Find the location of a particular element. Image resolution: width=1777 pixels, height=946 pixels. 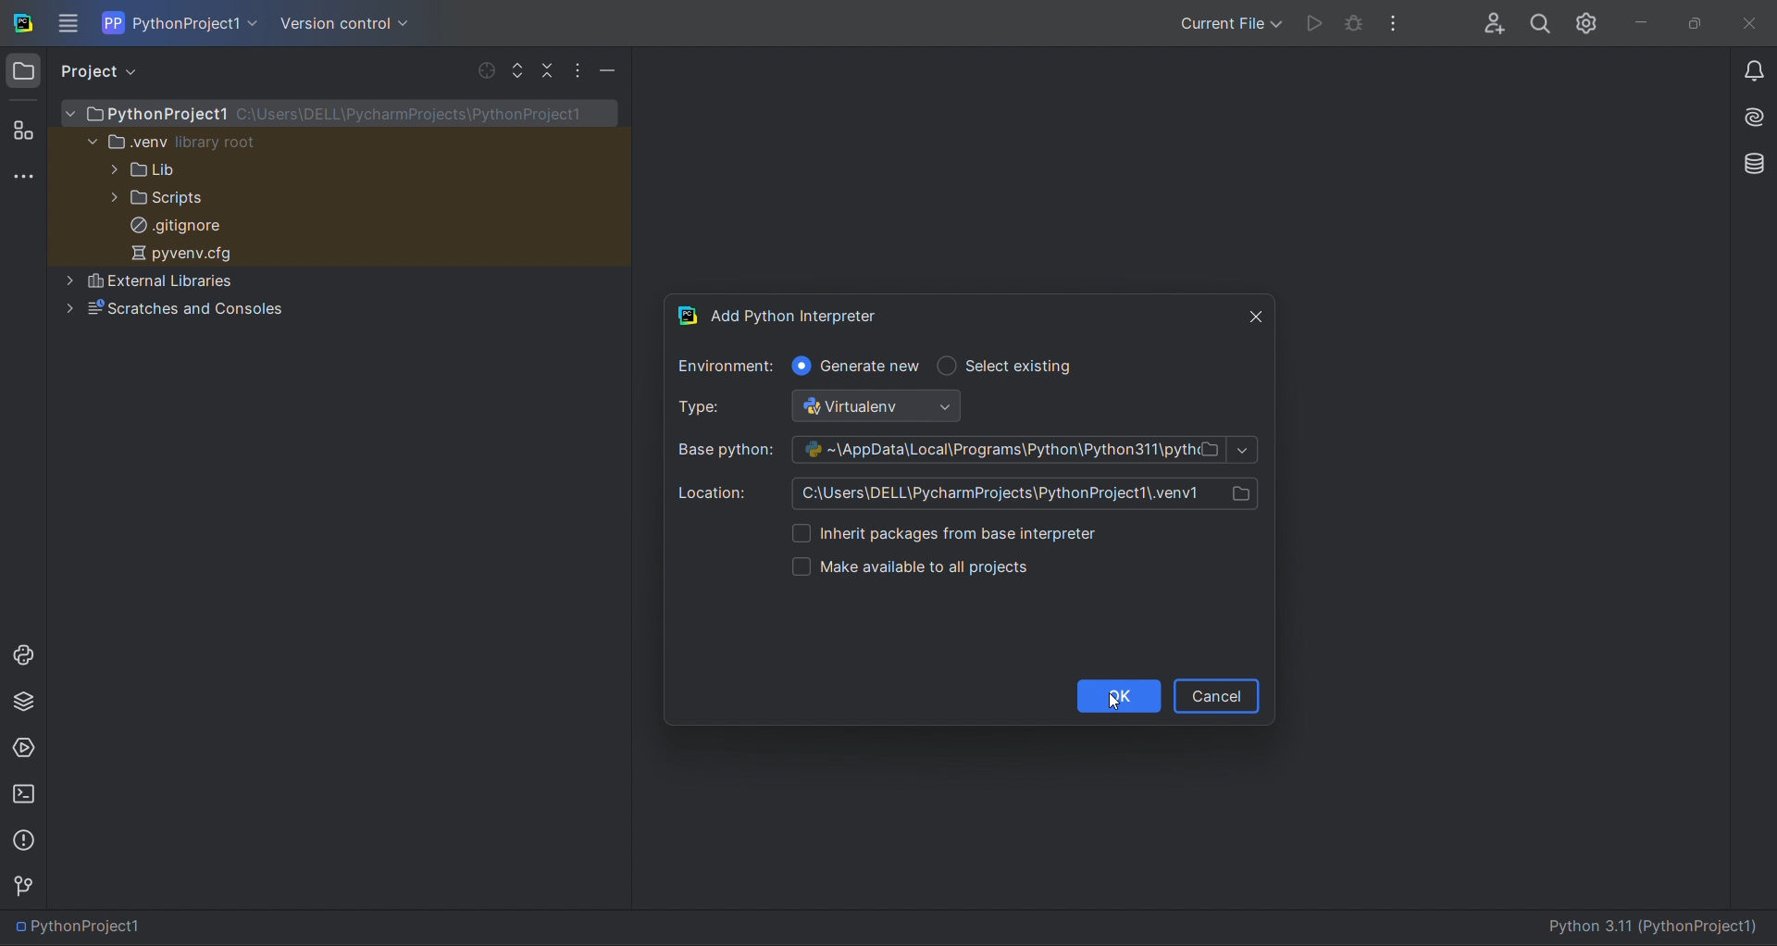

environment options is located at coordinates (881, 366).